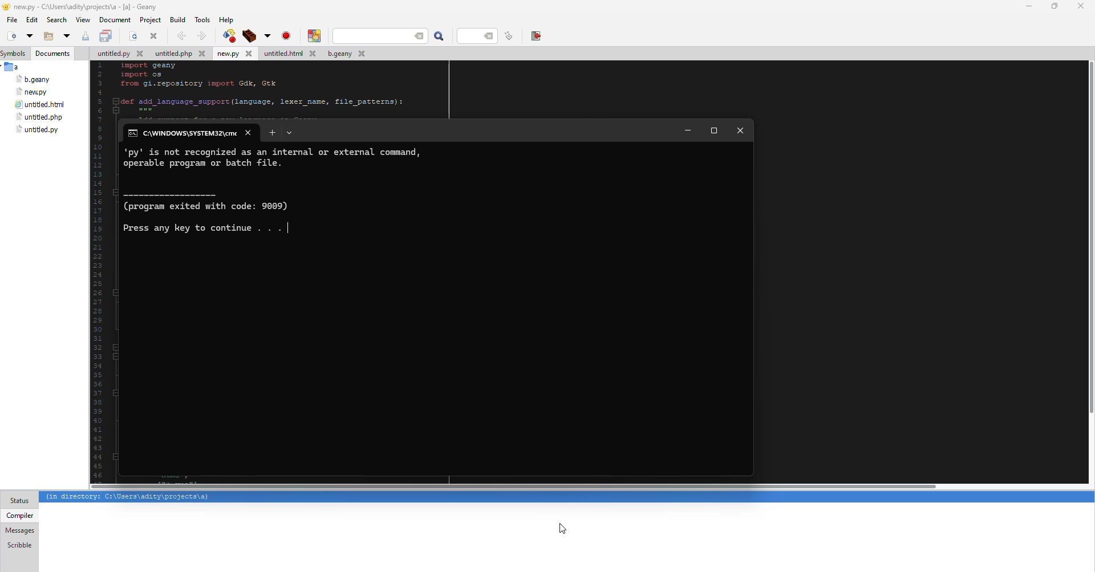  Describe the element at coordinates (132, 36) in the screenshot. I see `open` at that location.